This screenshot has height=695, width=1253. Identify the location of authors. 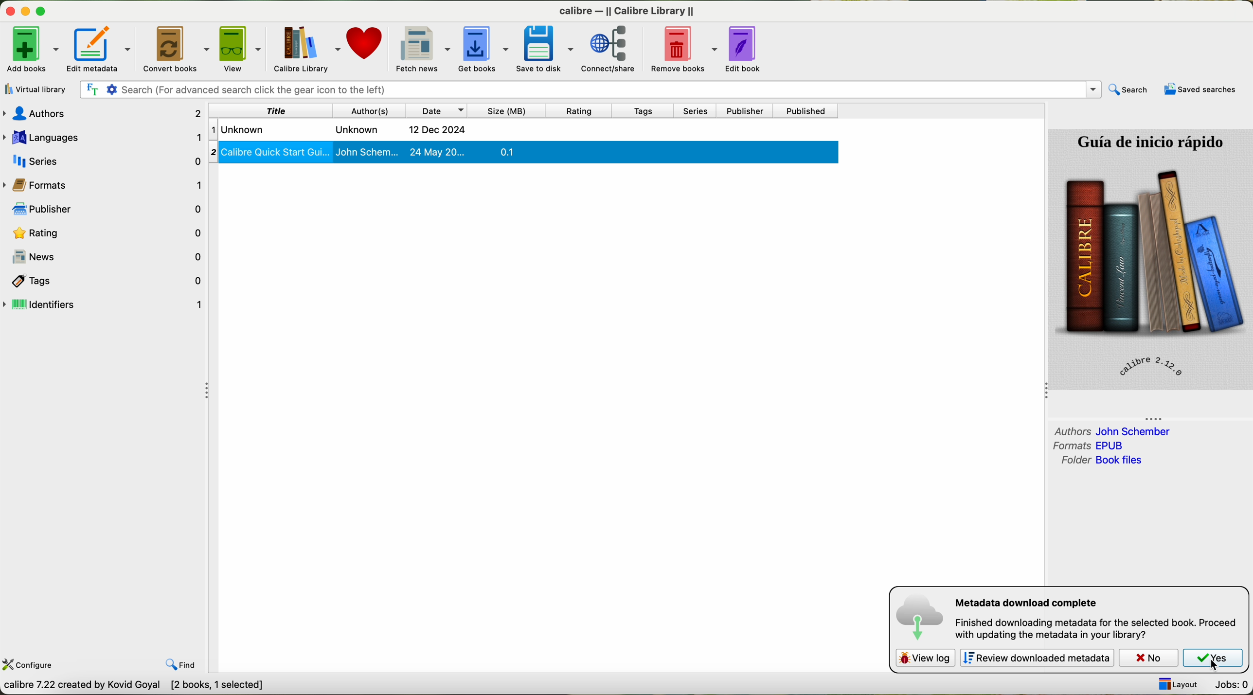
(366, 110).